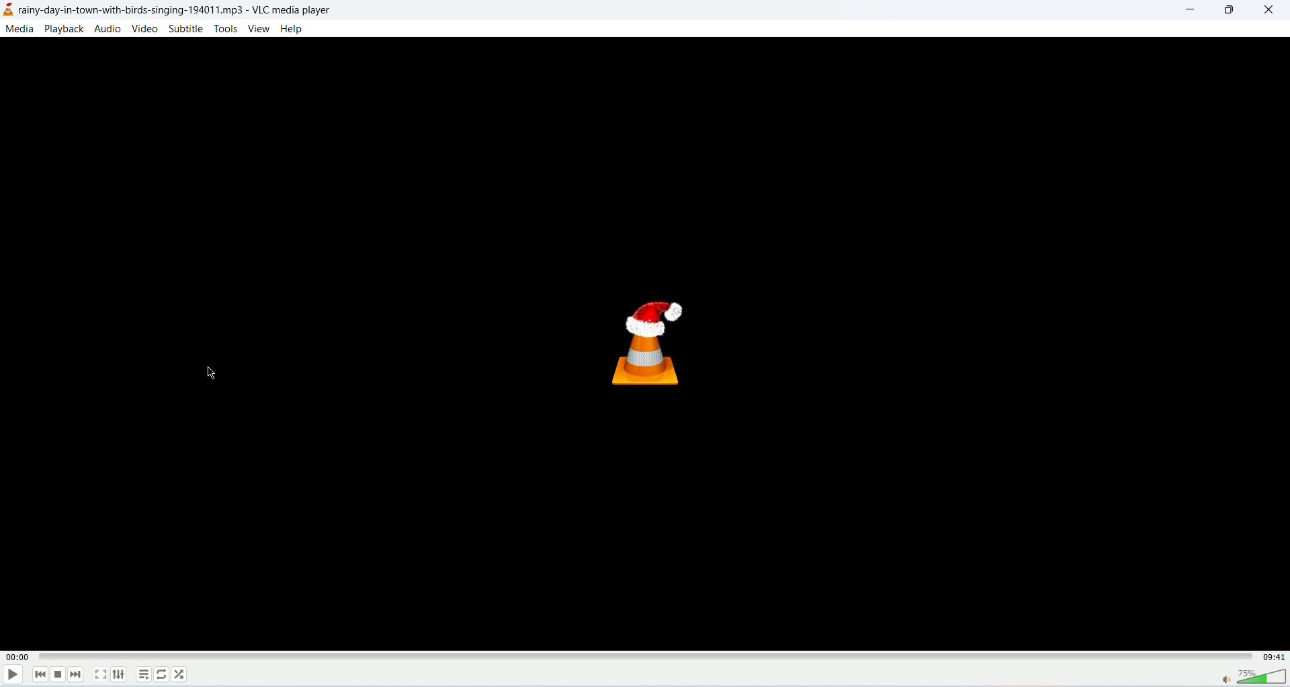 The width and height of the screenshot is (1290, 687). What do you see at coordinates (19, 29) in the screenshot?
I see `media` at bounding box center [19, 29].